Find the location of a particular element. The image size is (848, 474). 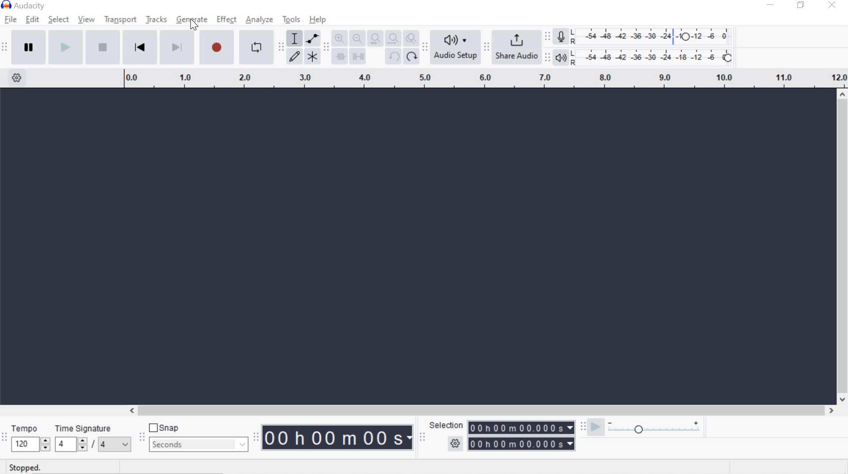

edit is located at coordinates (32, 19).